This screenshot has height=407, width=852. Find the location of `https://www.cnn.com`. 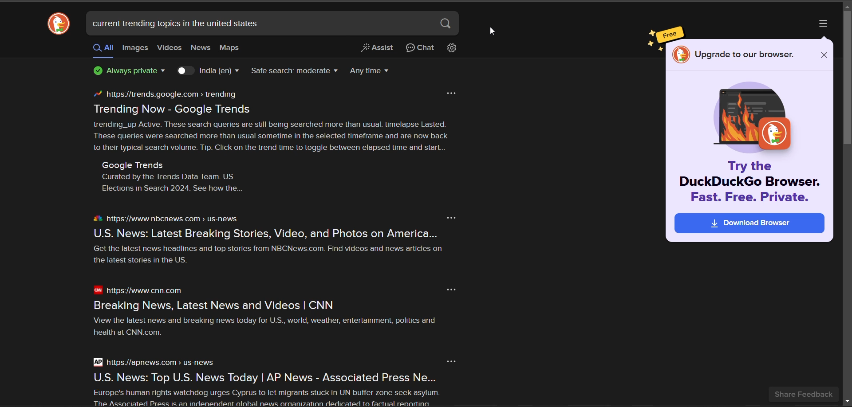

https://www.cnn.com is located at coordinates (138, 291).